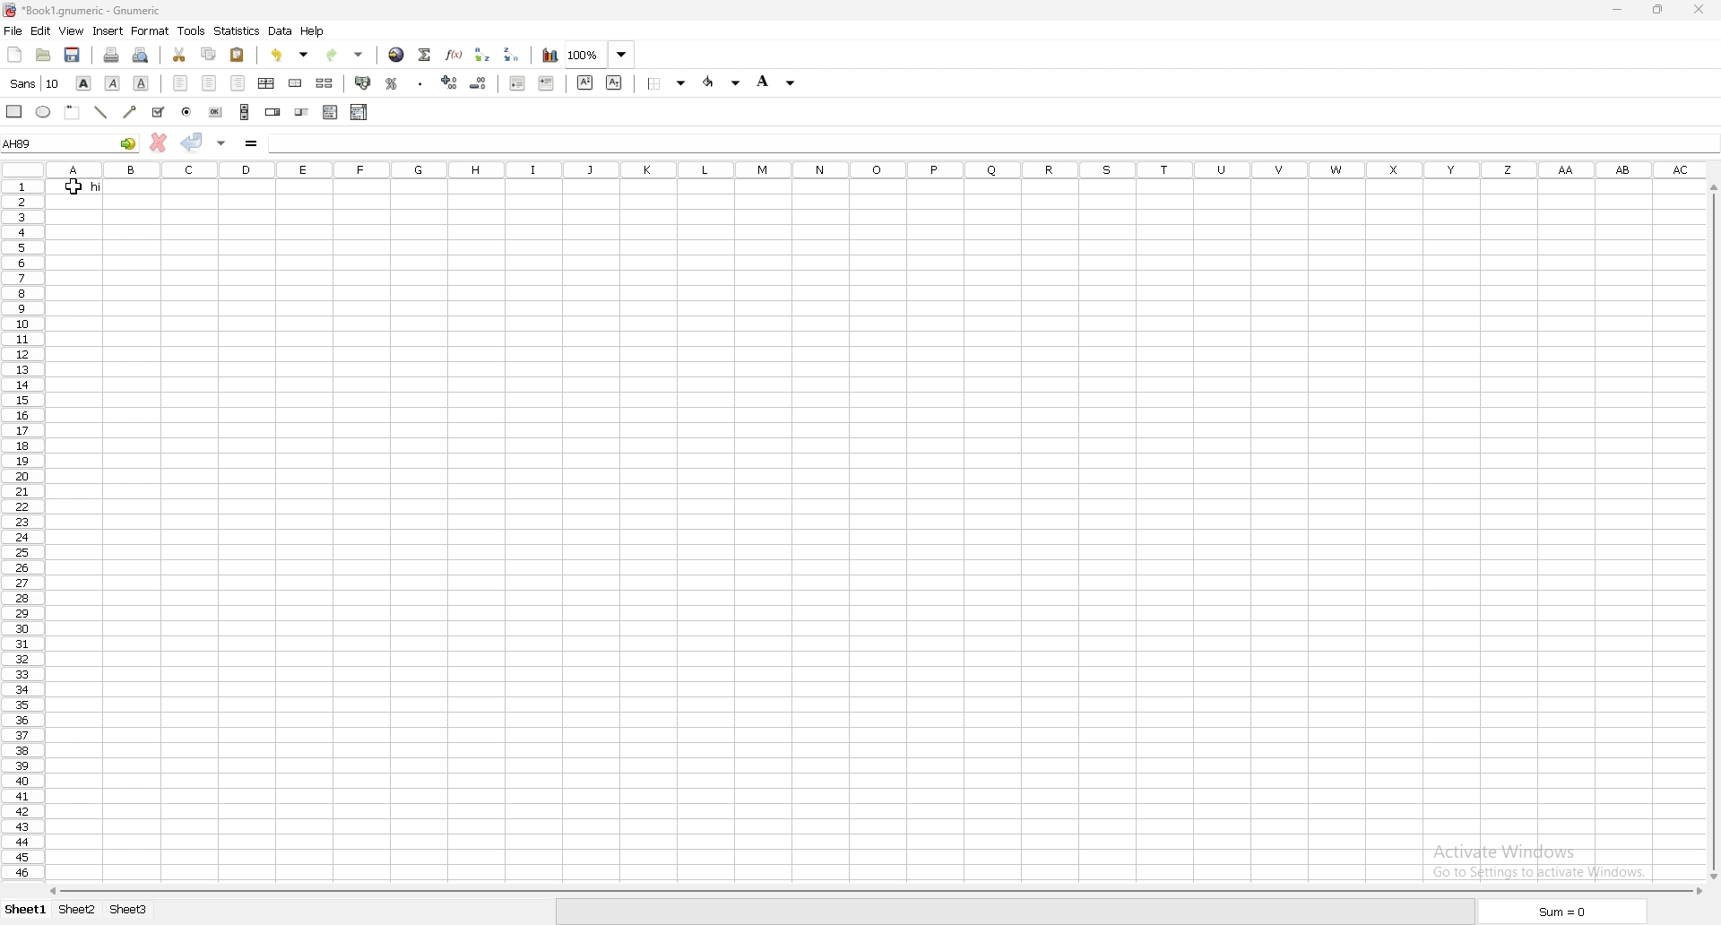  Describe the element at coordinates (13, 31) in the screenshot. I see `file` at that location.